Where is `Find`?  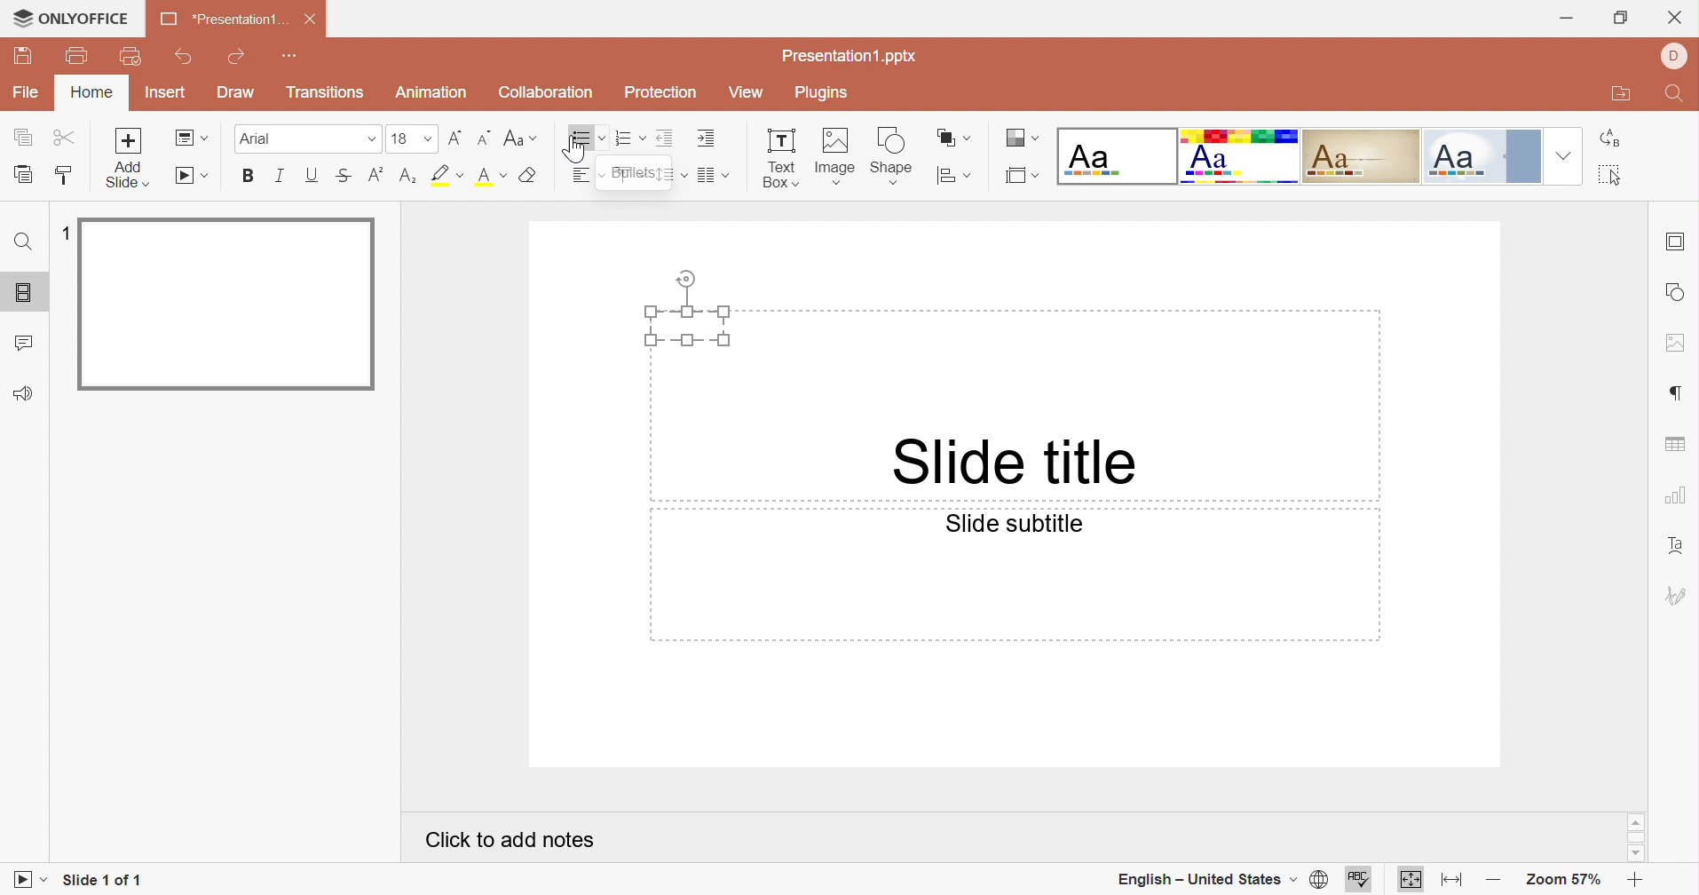
Find is located at coordinates (1674, 96).